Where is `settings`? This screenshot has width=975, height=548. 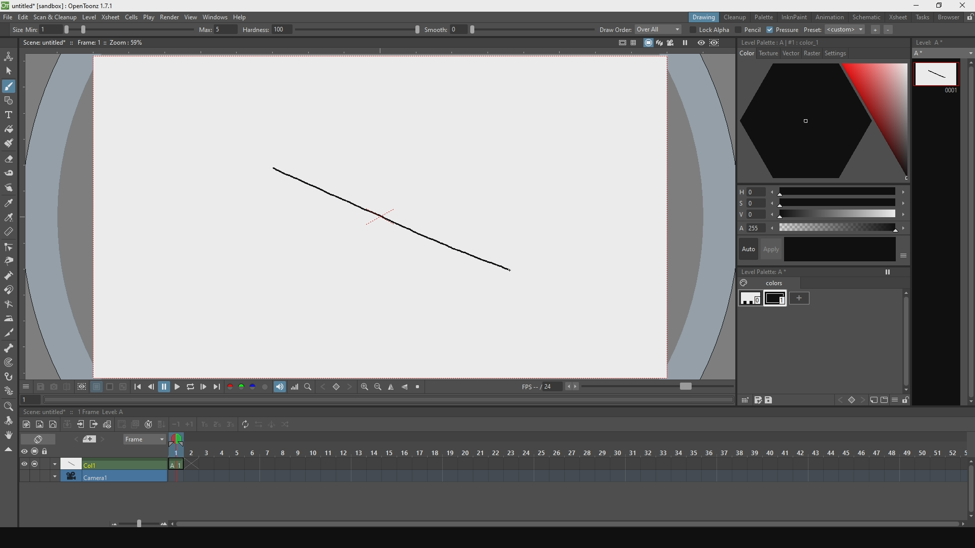
settings is located at coordinates (840, 53).